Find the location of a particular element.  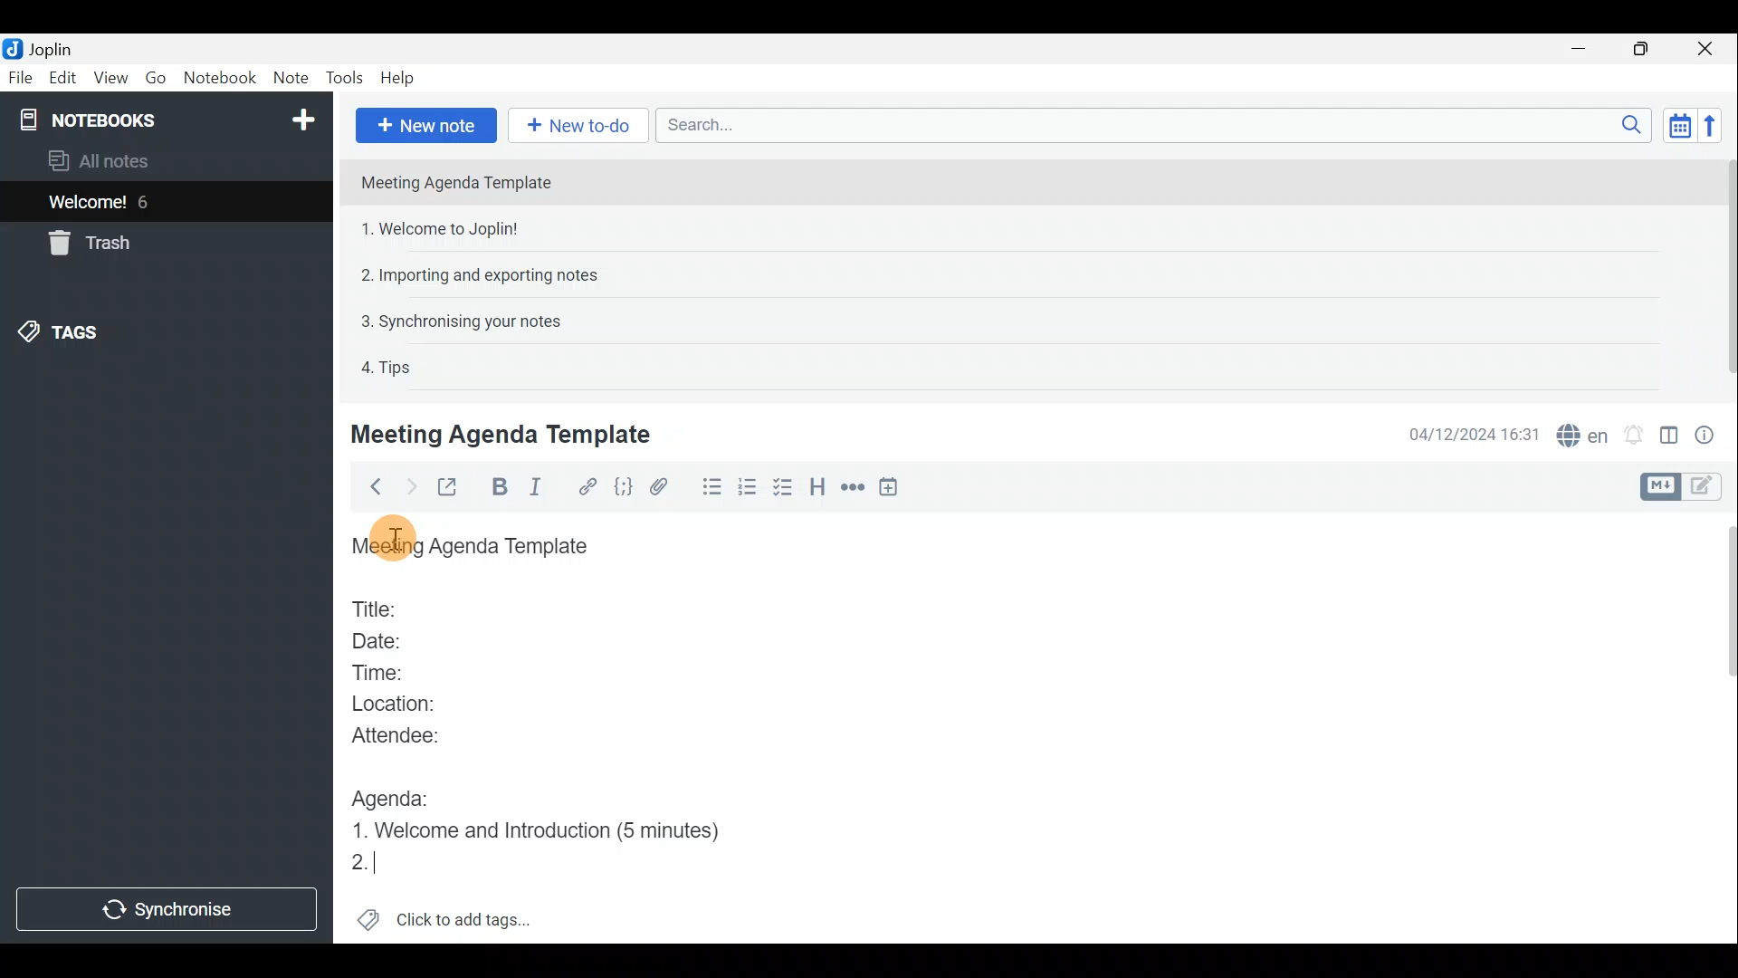

Click to add tags is located at coordinates (469, 916).